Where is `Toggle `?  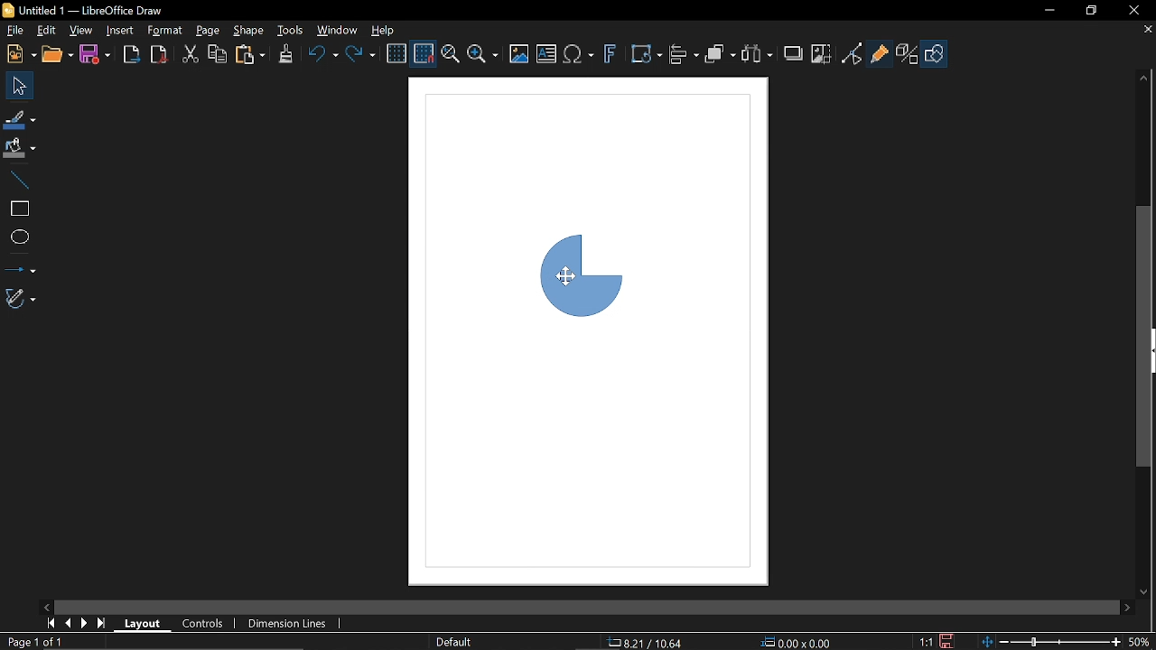 Toggle  is located at coordinates (852, 53).